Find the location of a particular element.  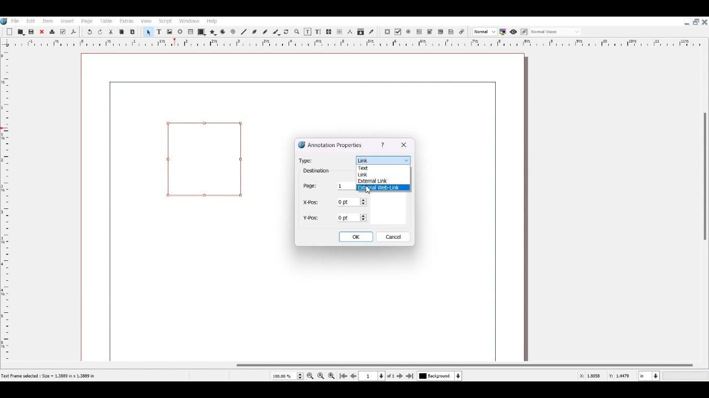

Table is located at coordinates (106, 21).